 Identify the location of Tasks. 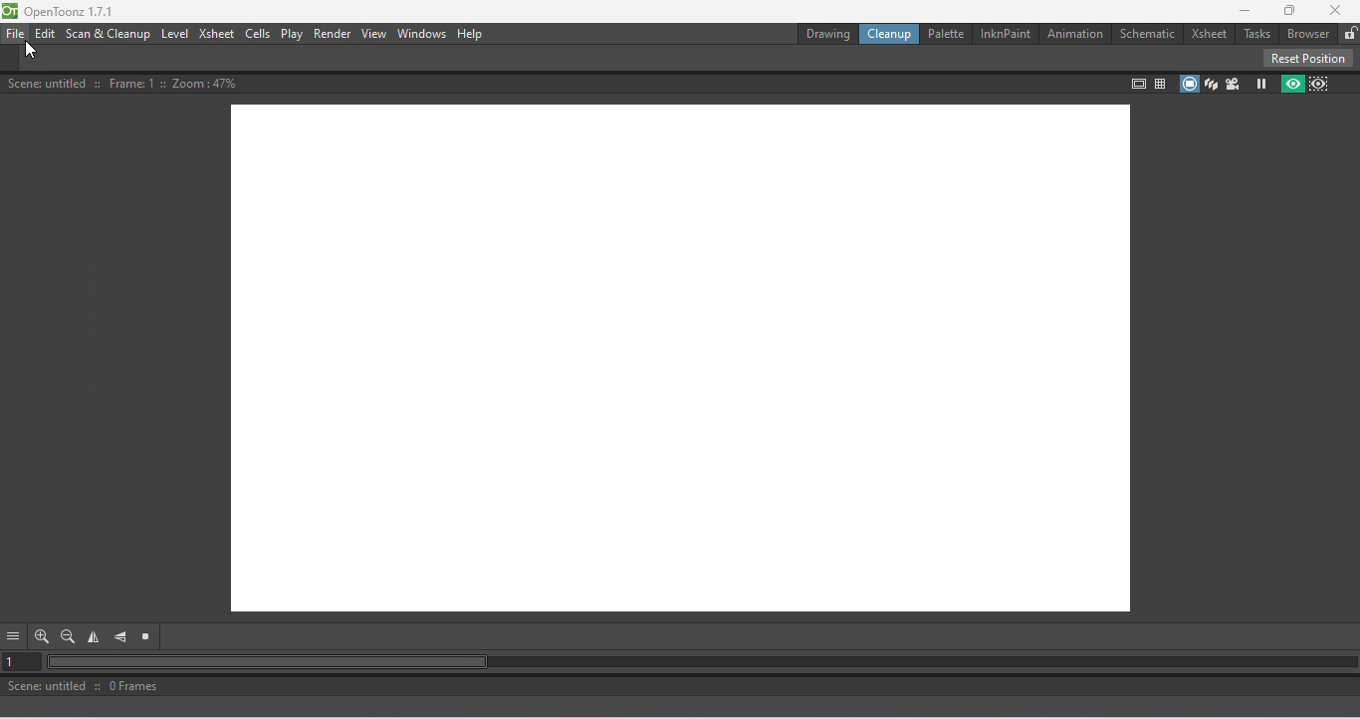
(1256, 33).